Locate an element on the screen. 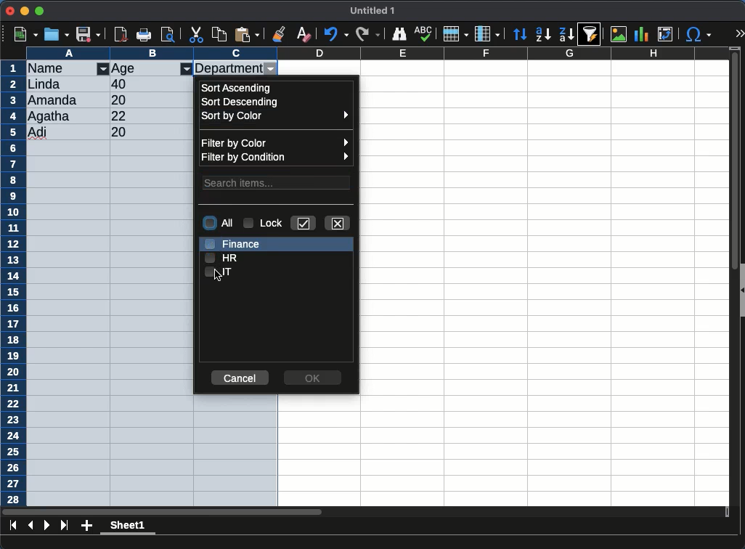 This screenshot has height=549, width=745. sort is located at coordinates (521, 34).